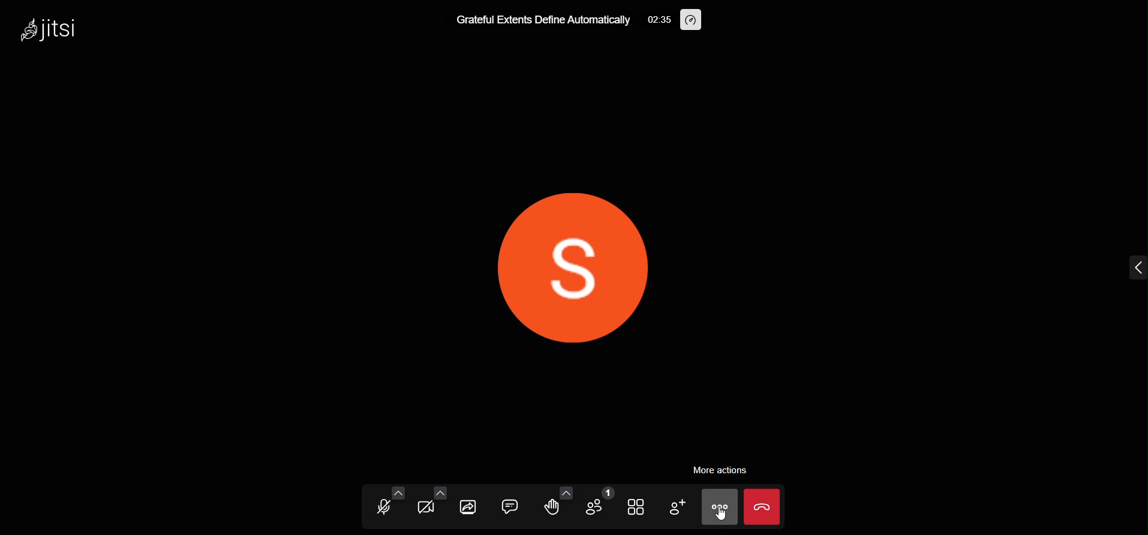 This screenshot has width=1148, height=535. Describe the element at coordinates (572, 270) in the screenshot. I see `display picture` at that location.